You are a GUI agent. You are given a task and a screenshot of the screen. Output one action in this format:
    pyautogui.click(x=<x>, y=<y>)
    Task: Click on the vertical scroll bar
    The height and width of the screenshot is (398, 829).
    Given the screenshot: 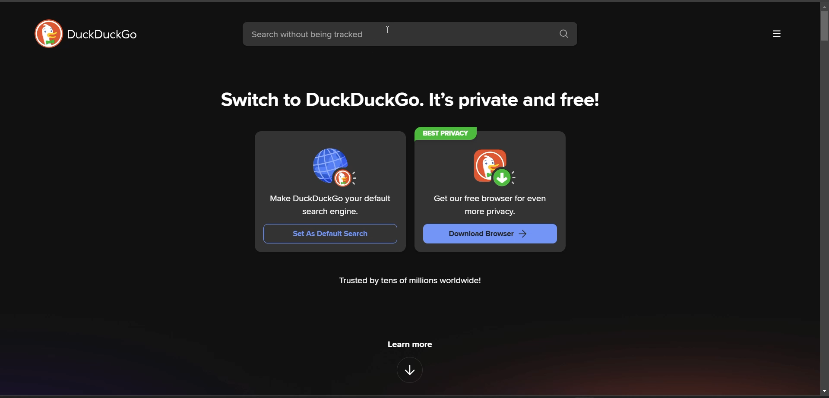 What is the action you would take?
    pyautogui.click(x=822, y=27)
    